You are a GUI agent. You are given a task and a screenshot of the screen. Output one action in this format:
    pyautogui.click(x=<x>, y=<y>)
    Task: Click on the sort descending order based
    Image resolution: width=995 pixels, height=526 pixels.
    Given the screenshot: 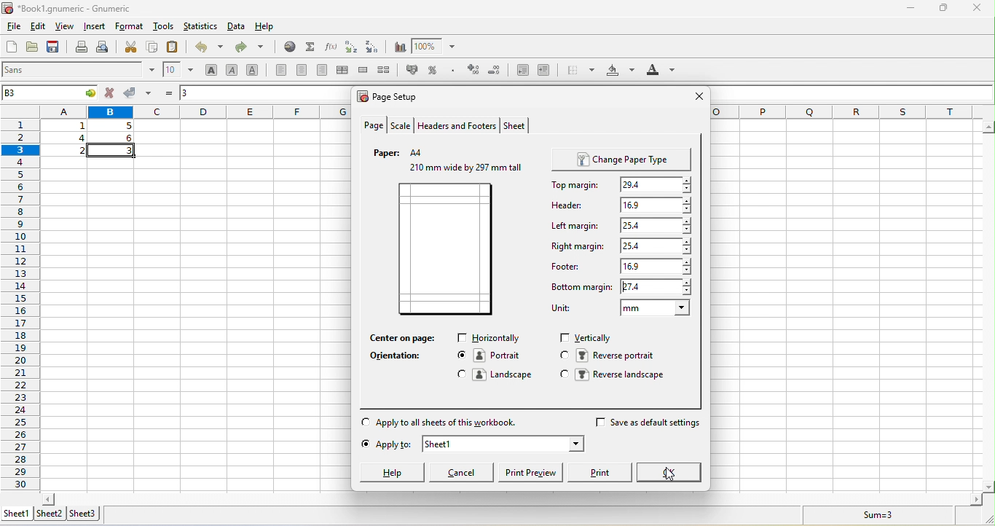 What is the action you would take?
    pyautogui.click(x=374, y=47)
    